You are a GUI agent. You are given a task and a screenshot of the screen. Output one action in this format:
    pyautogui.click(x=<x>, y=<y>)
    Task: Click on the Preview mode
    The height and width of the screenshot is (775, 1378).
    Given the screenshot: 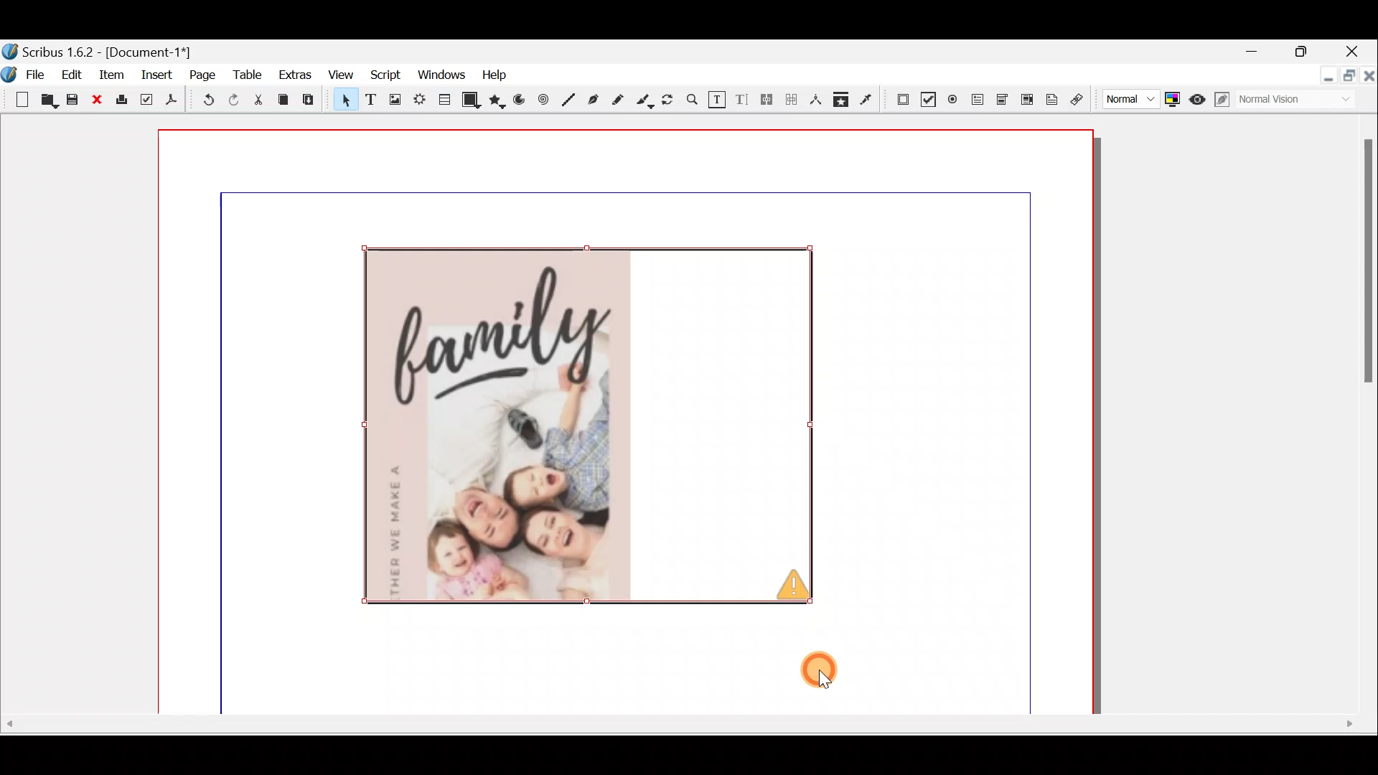 What is the action you would take?
    pyautogui.click(x=1198, y=96)
    